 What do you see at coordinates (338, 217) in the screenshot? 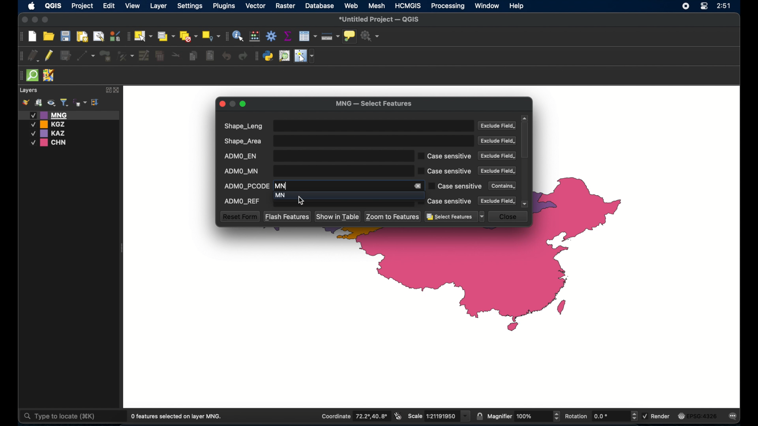
I see `show in table` at bounding box center [338, 217].